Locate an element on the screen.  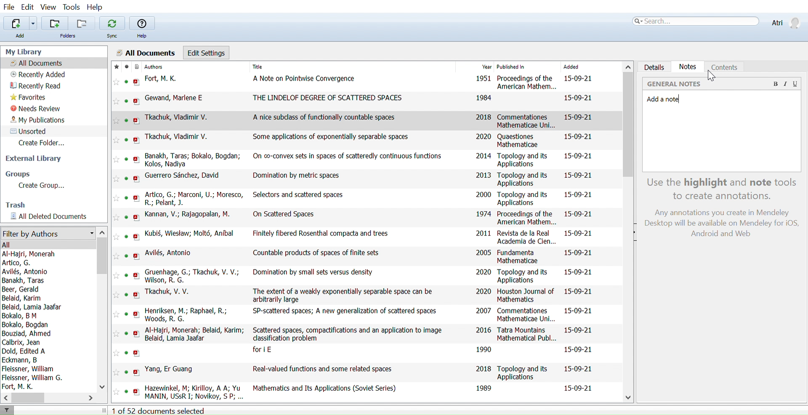
Add this reference to favorites is located at coordinates (117, 121).